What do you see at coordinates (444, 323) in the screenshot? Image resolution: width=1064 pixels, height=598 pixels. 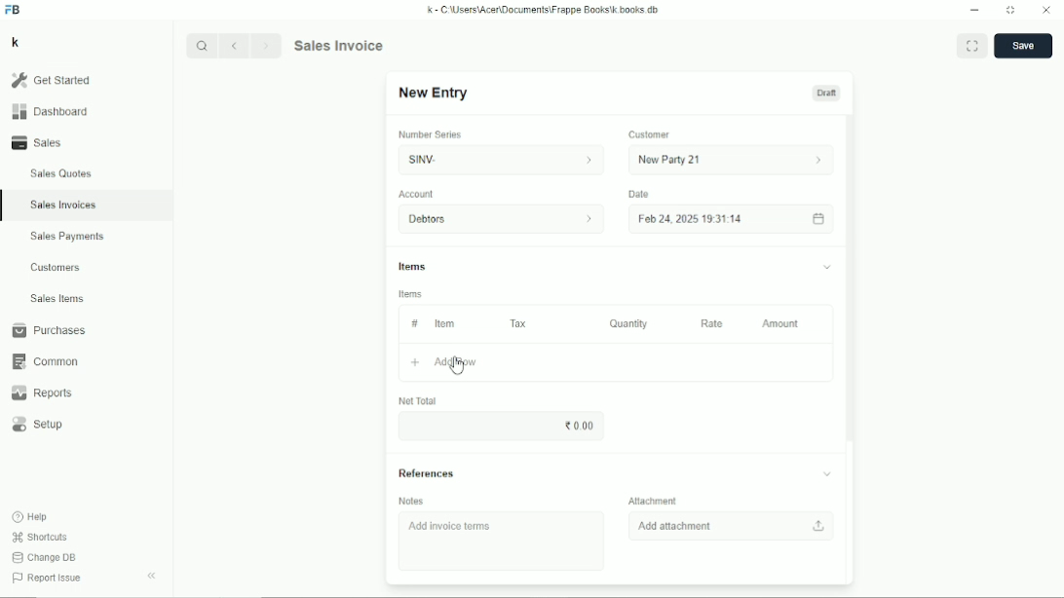 I see `Item` at bounding box center [444, 323].